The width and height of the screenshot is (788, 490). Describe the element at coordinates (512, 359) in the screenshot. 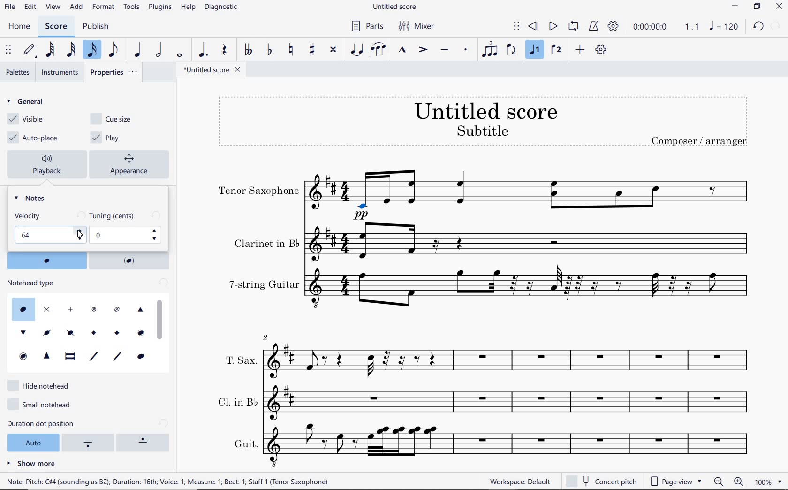

I see `t.sax.` at that location.